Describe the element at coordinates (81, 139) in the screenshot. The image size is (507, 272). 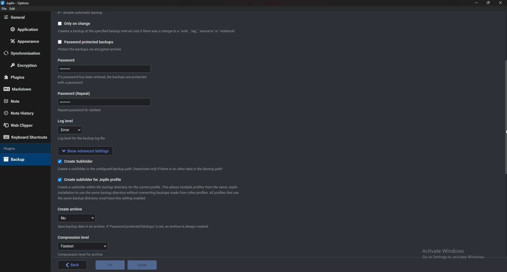
I see `Info on log level` at that location.